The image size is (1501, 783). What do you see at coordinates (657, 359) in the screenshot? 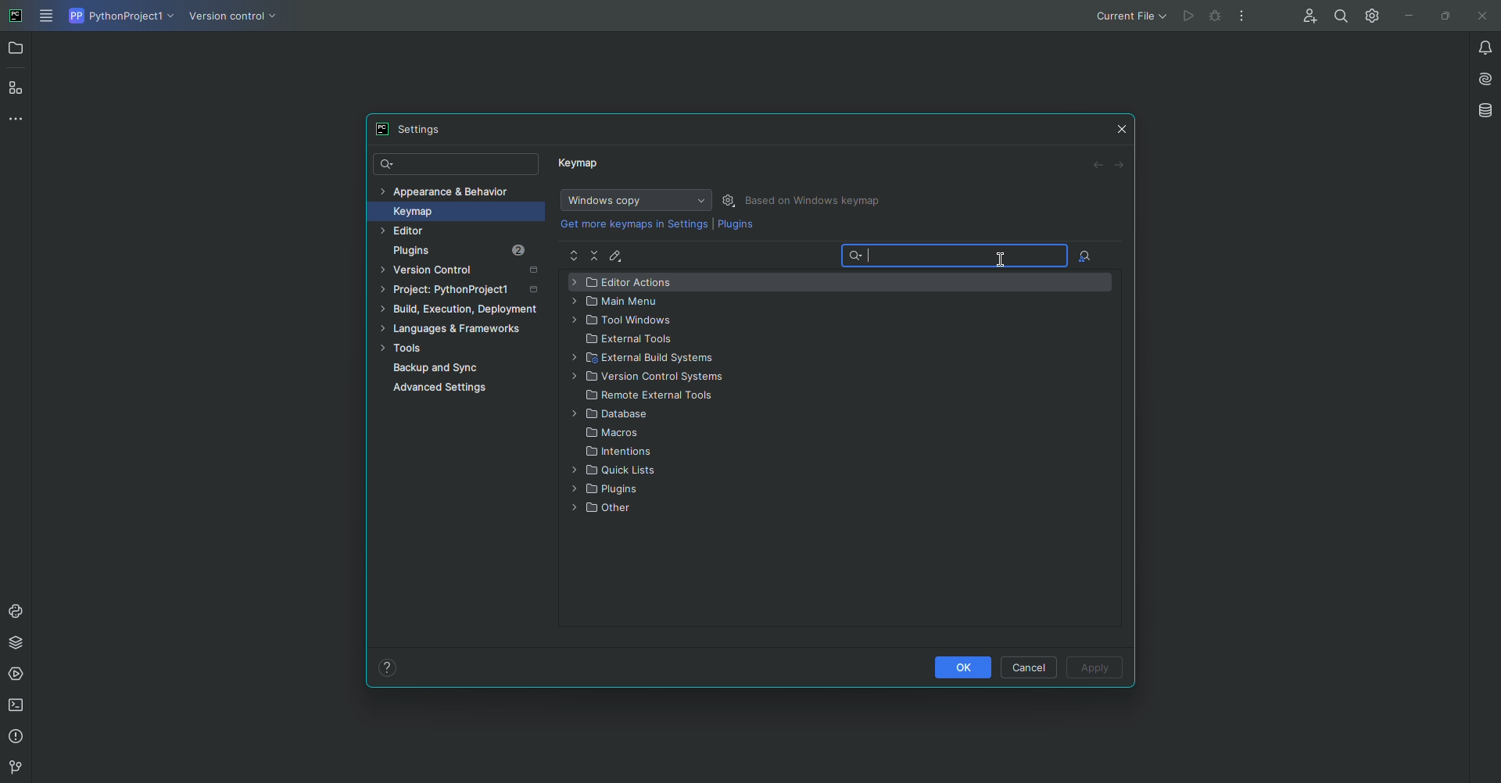
I see `External build Systems` at bounding box center [657, 359].